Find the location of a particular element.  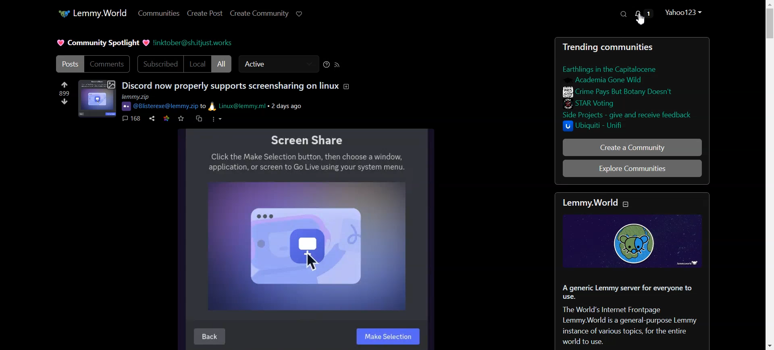

More is located at coordinates (216, 119).